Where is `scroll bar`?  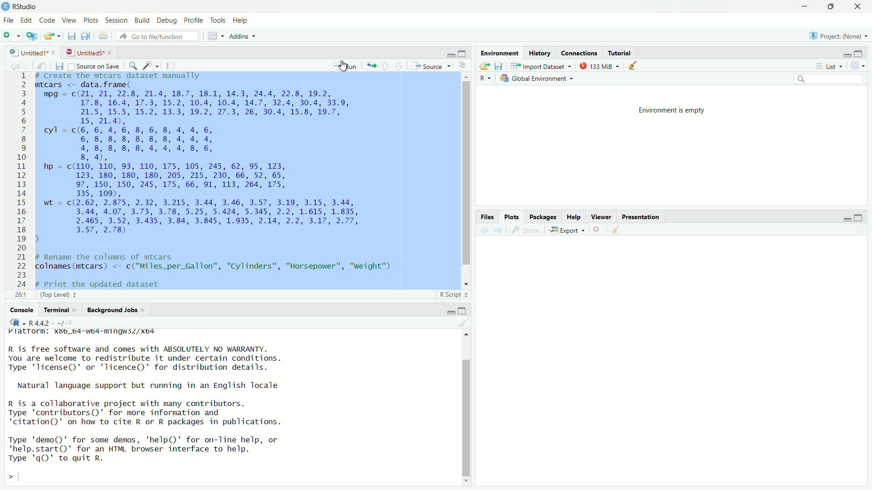 scroll bar is located at coordinates (461, 179).